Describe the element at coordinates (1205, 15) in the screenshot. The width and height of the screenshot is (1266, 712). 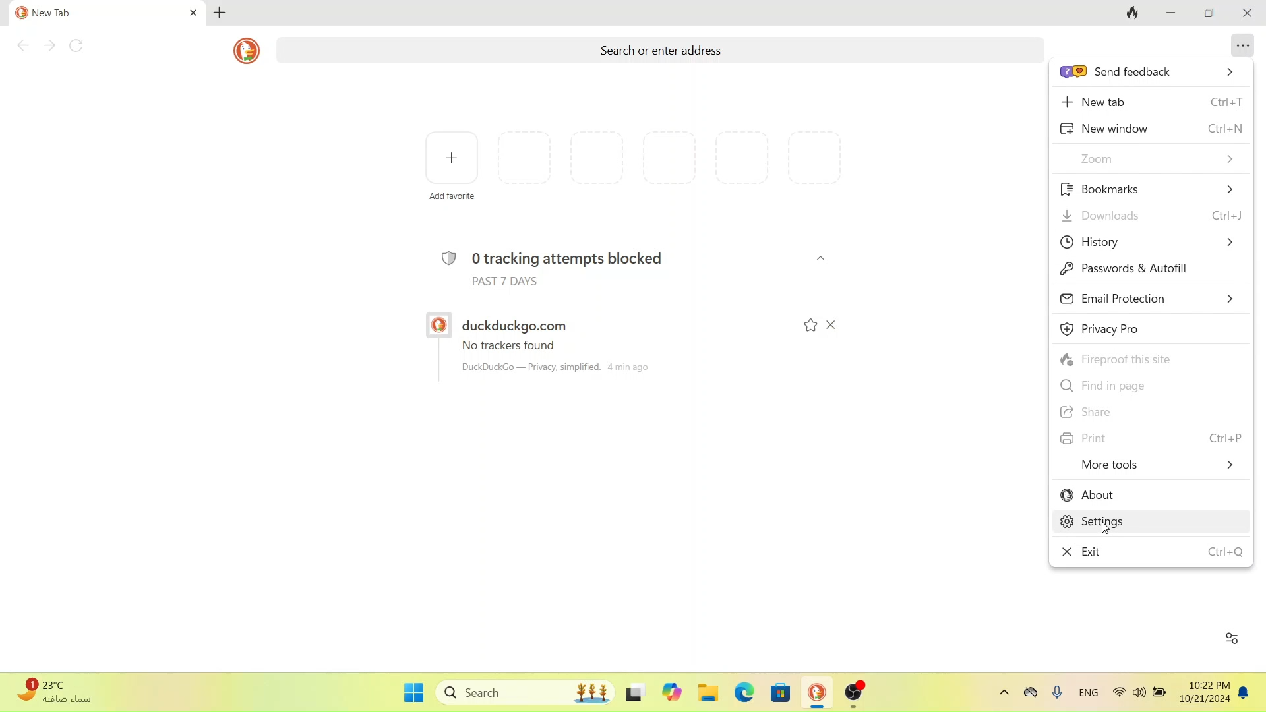
I see `restore  window` at that location.